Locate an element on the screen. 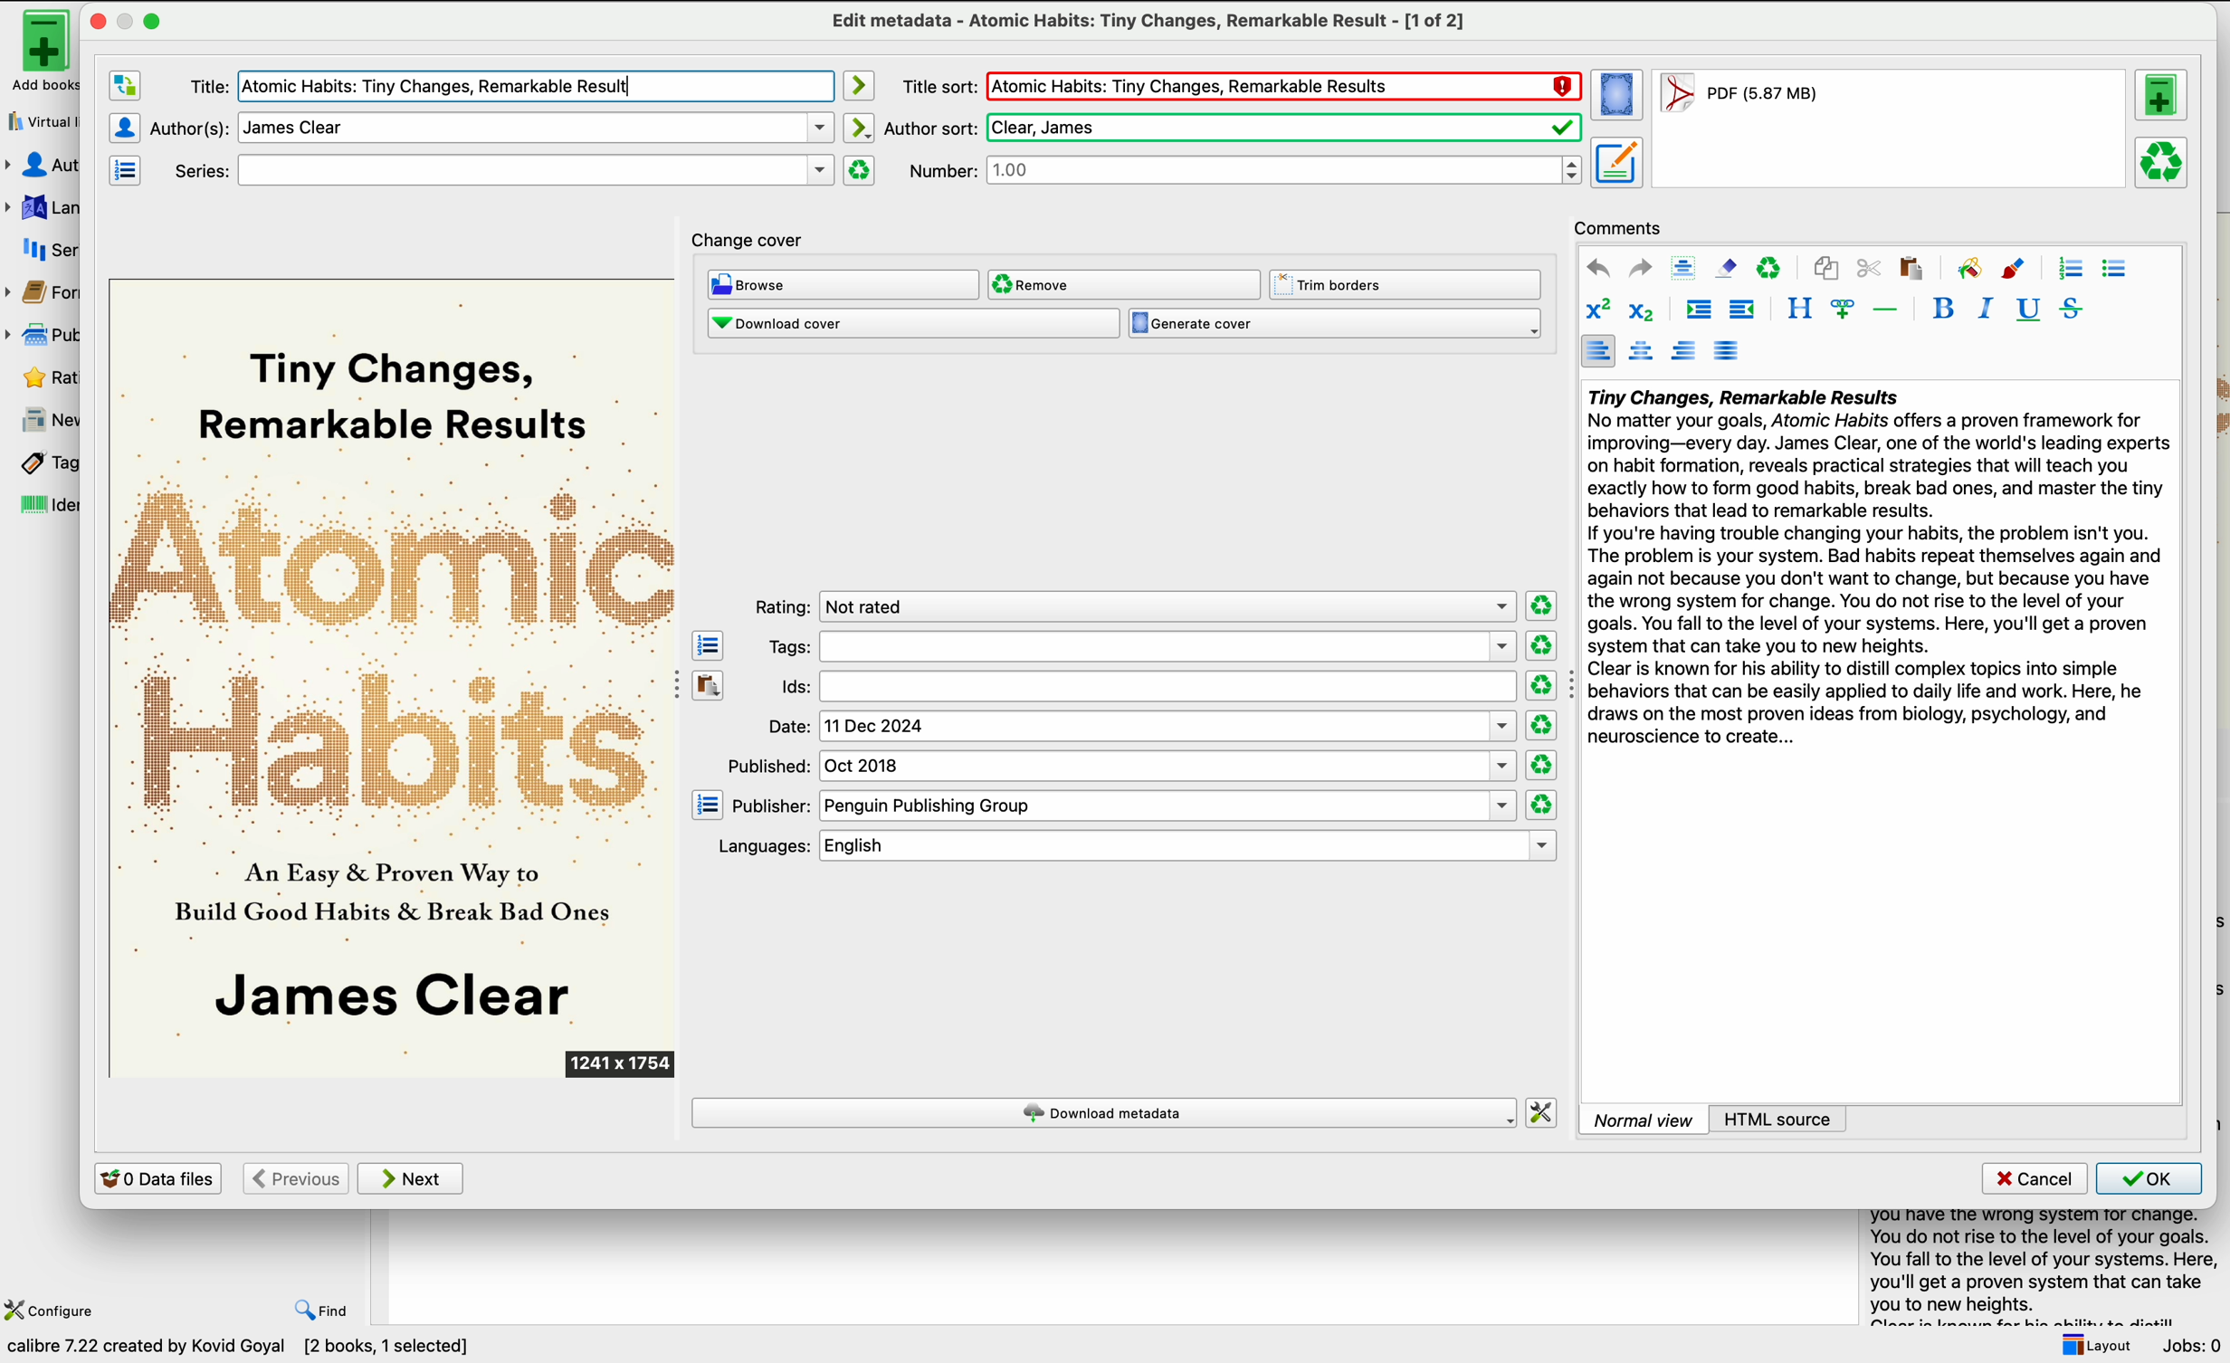 The width and height of the screenshot is (2230, 1363). normal view is located at coordinates (1644, 1119).